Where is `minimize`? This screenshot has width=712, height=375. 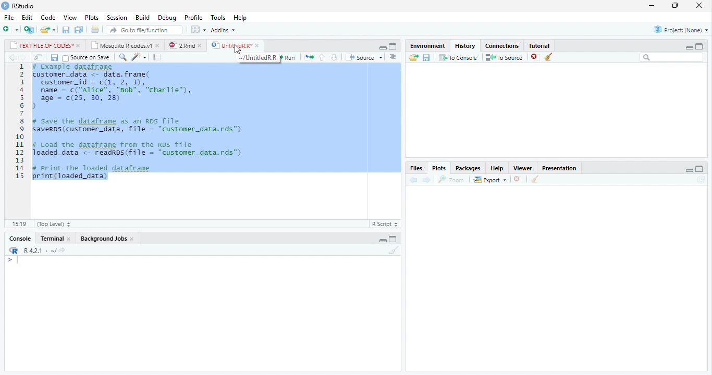
minimize is located at coordinates (652, 5).